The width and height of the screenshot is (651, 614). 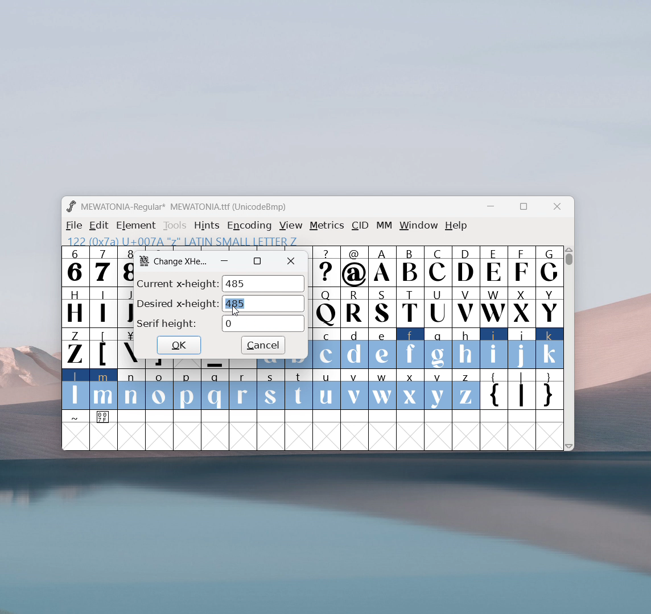 What do you see at coordinates (570, 347) in the screenshot?
I see `Vertical` at bounding box center [570, 347].